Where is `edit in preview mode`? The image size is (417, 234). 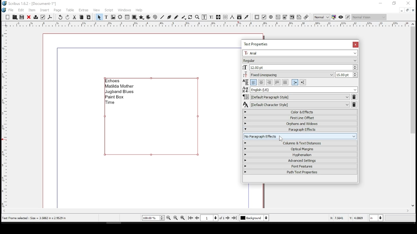
edit in preview mode is located at coordinates (349, 17).